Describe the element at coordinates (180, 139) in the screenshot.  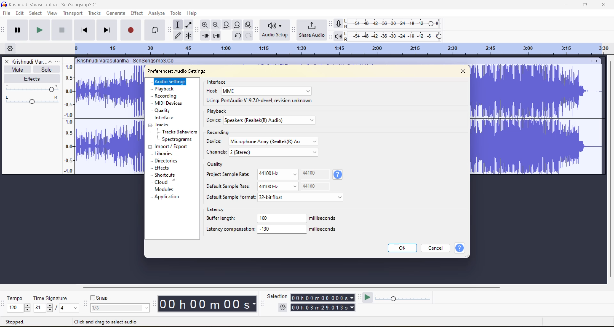
I see `spectrograms` at that location.